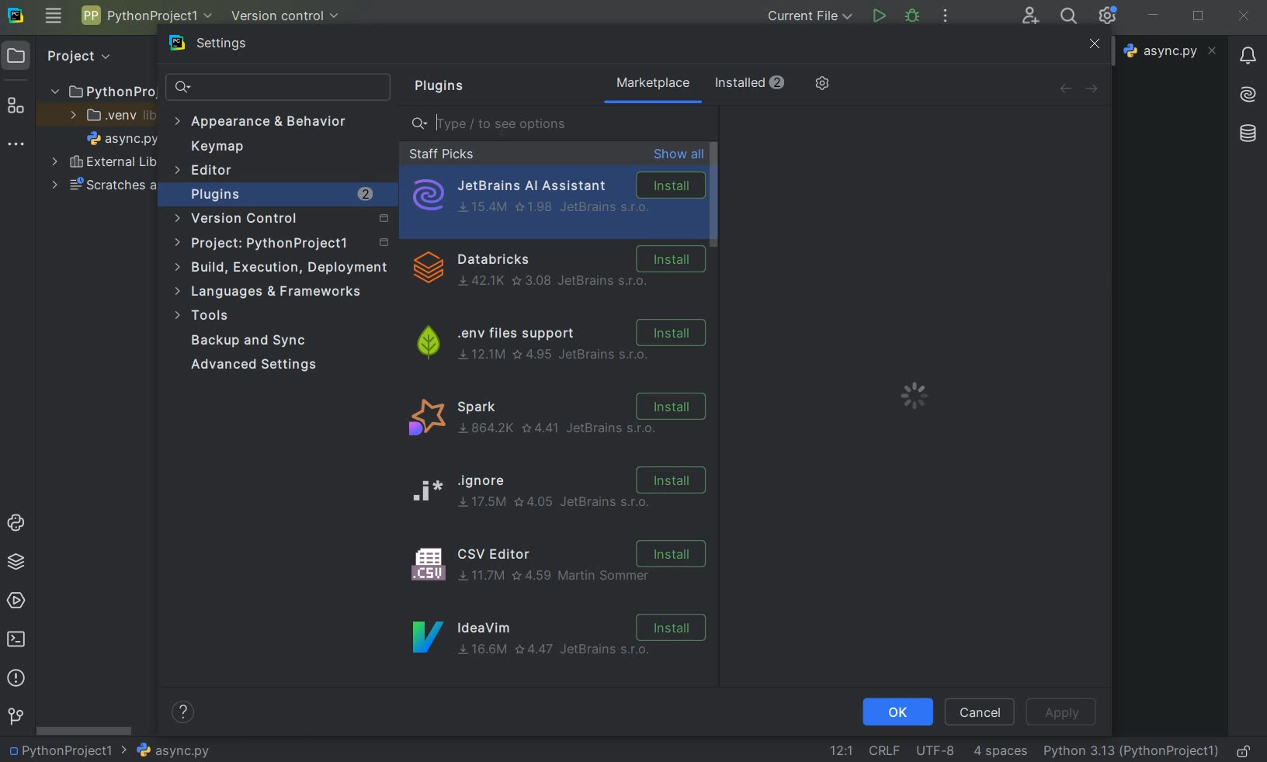 The height and width of the screenshot is (762, 1267). What do you see at coordinates (286, 16) in the screenshot?
I see `version control` at bounding box center [286, 16].